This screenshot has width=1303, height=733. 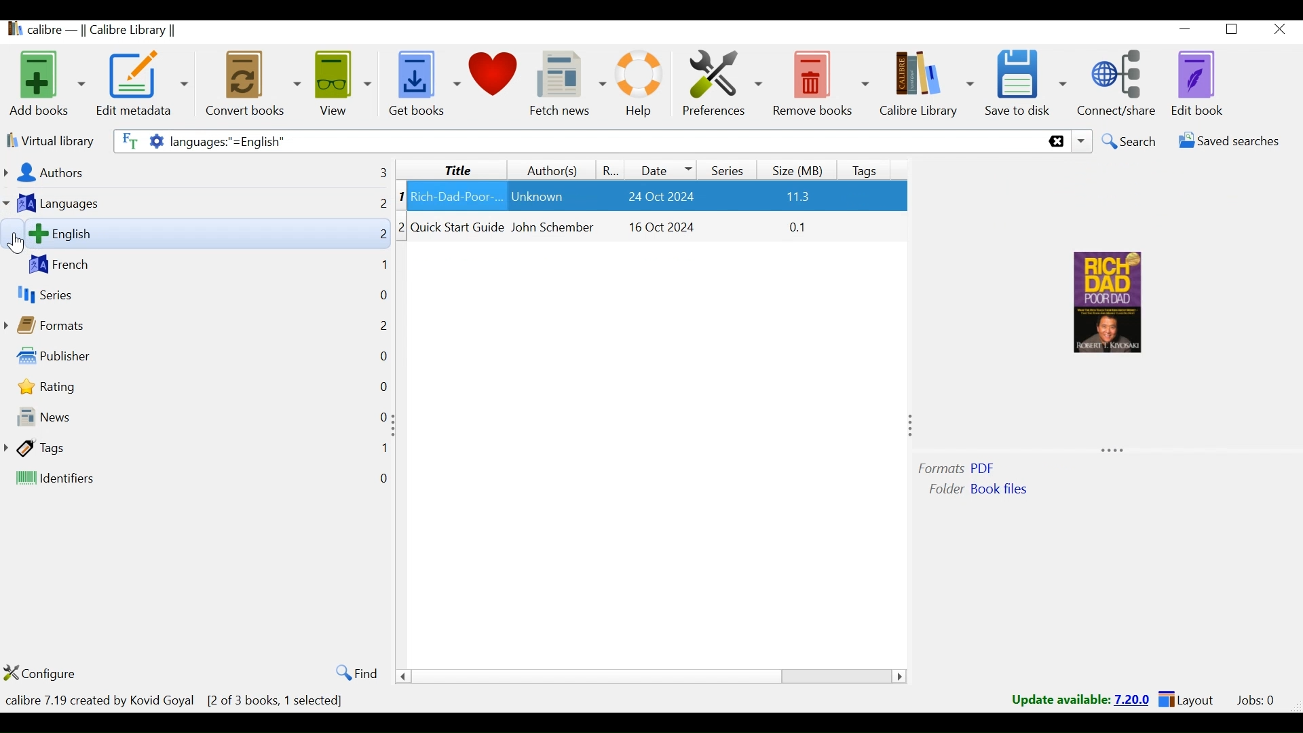 What do you see at coordinates (406, 225) in the screenshot?
I see `2` at bounding box center [406, 225].